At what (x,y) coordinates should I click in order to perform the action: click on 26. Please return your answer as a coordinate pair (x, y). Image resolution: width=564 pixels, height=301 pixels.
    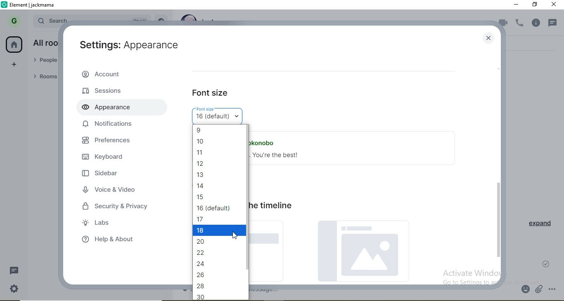
    Looking at the image, I should click on (216, 274).